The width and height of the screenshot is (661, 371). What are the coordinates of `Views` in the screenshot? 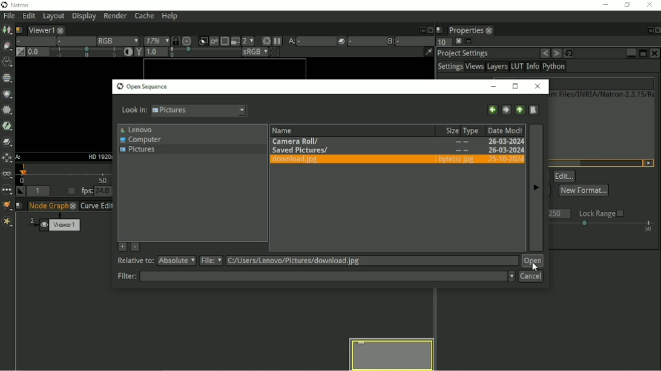 It's located at (475, 68).